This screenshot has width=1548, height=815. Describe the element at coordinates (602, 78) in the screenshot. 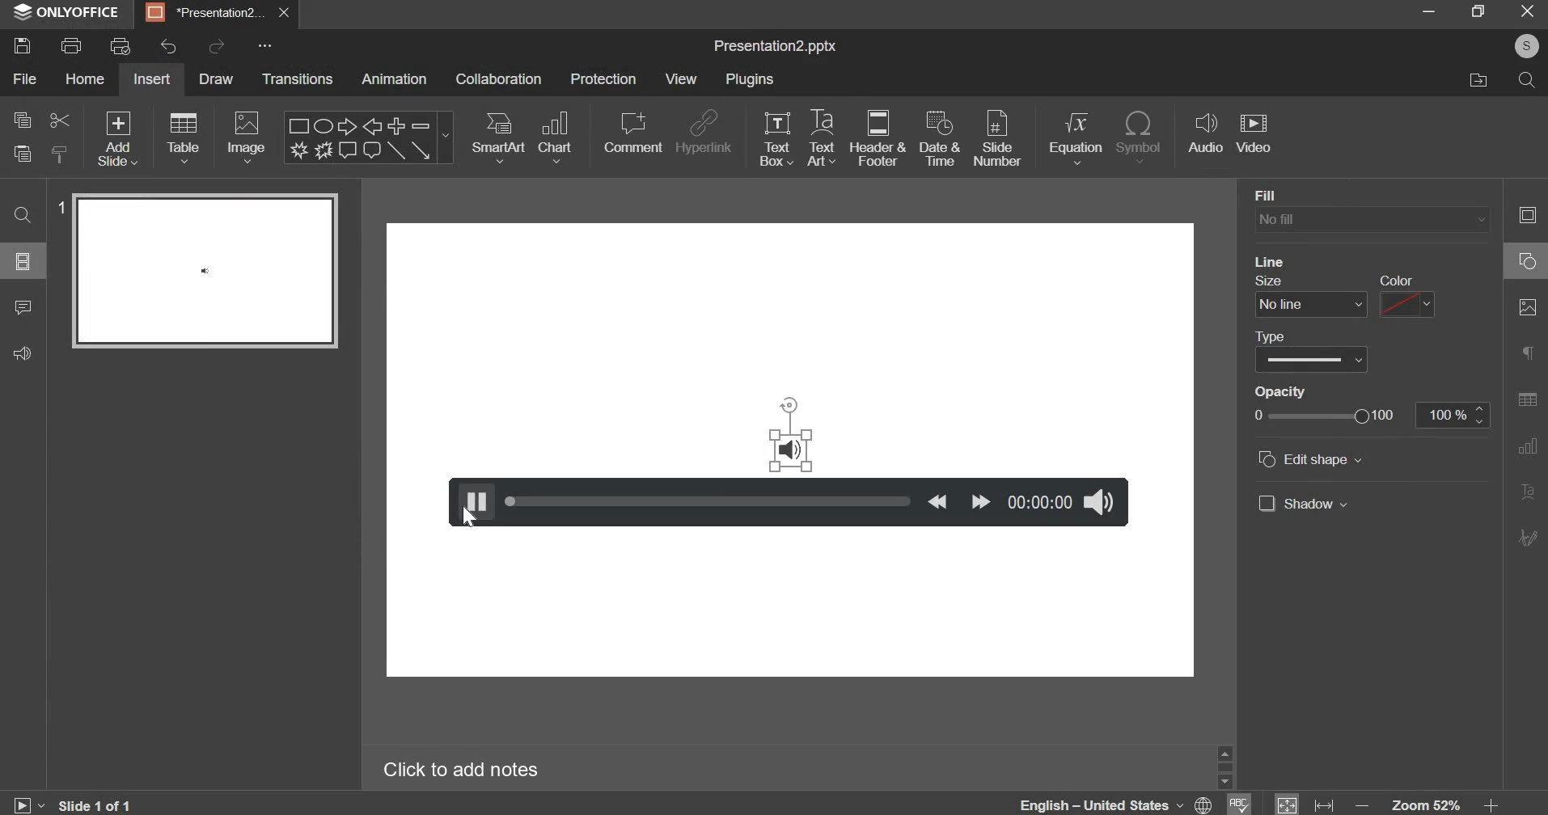

I see `protection` at that location.